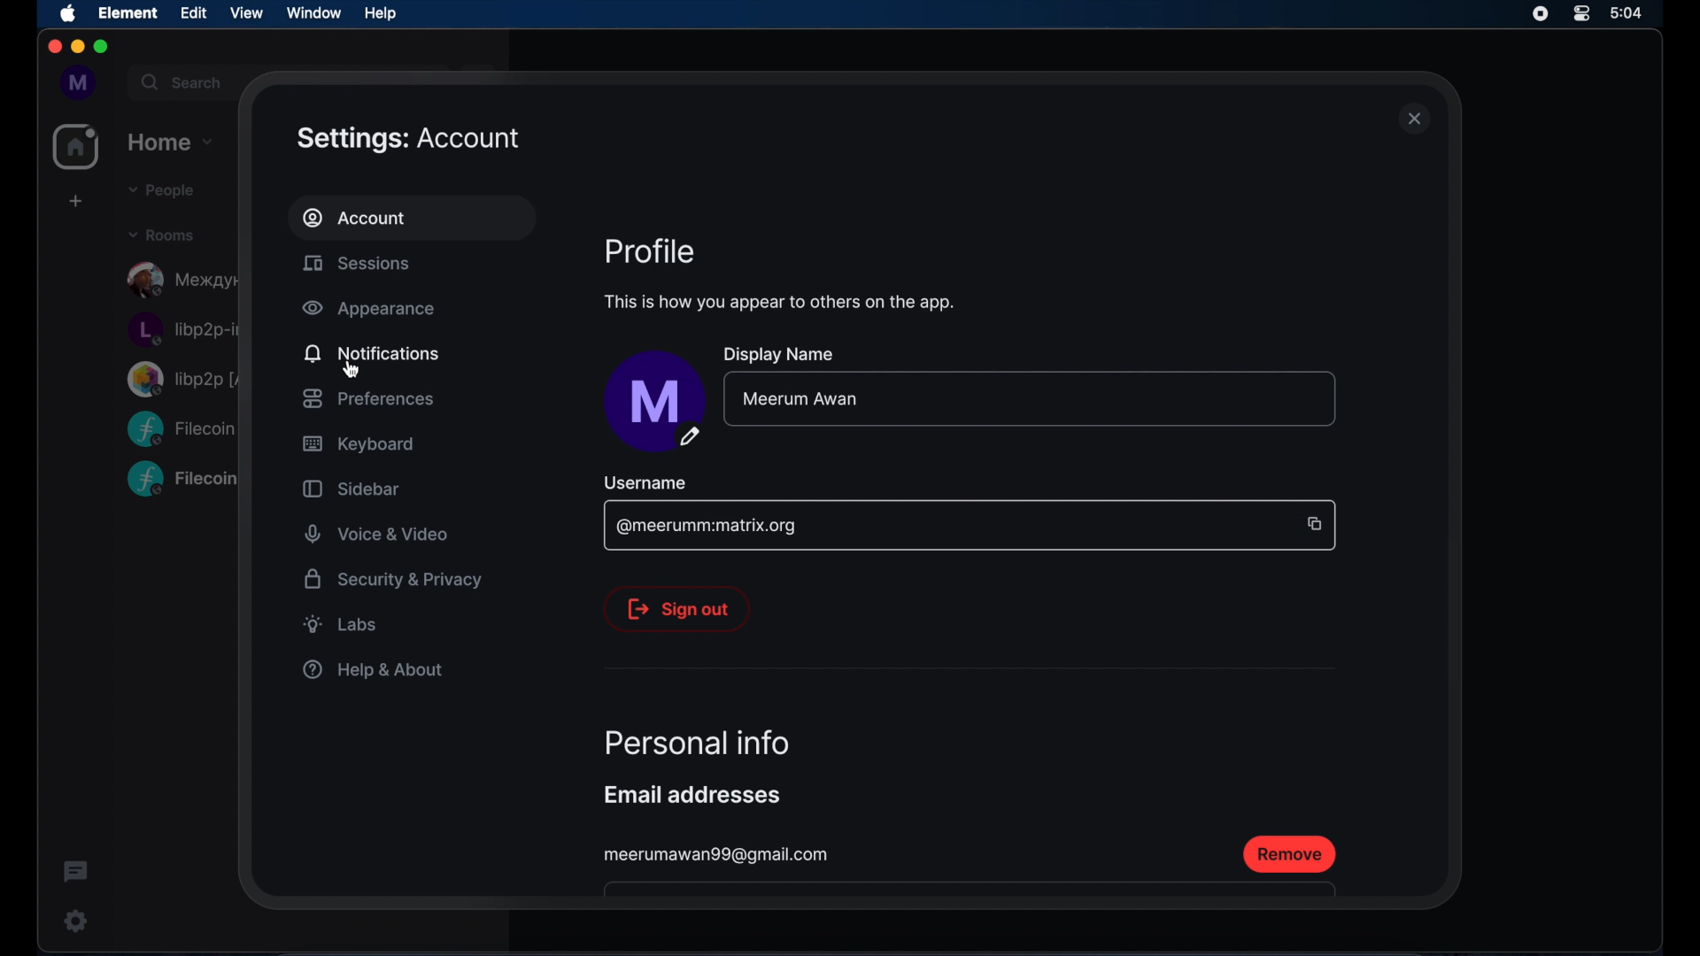  Describe the element at coordinates (76, 47) in the screenshot. I see `minimize` at that location.